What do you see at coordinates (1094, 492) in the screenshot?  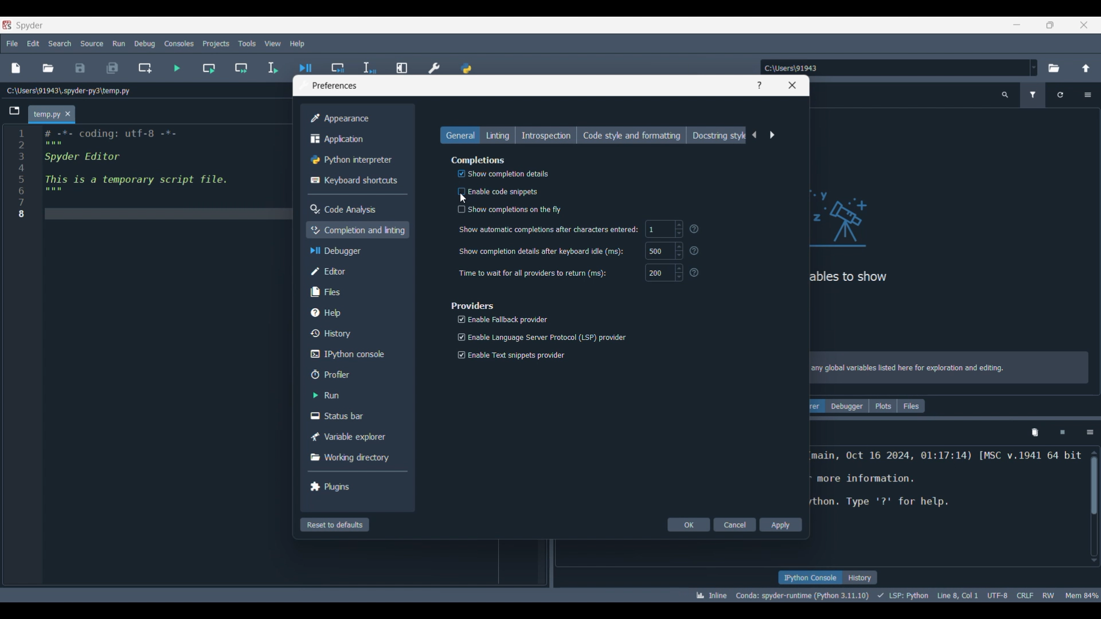 I see `Scrollbar` at bounding box center [1094, 492].